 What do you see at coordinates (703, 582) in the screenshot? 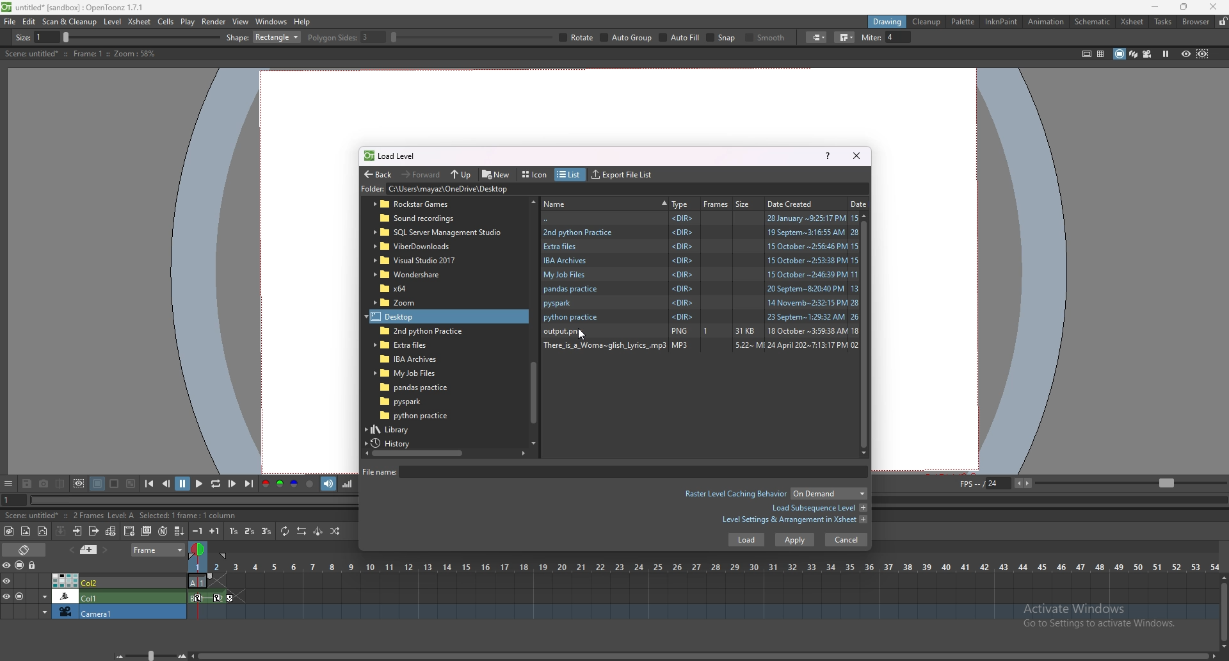
I see `timeline` at bounding box center [703, 582].